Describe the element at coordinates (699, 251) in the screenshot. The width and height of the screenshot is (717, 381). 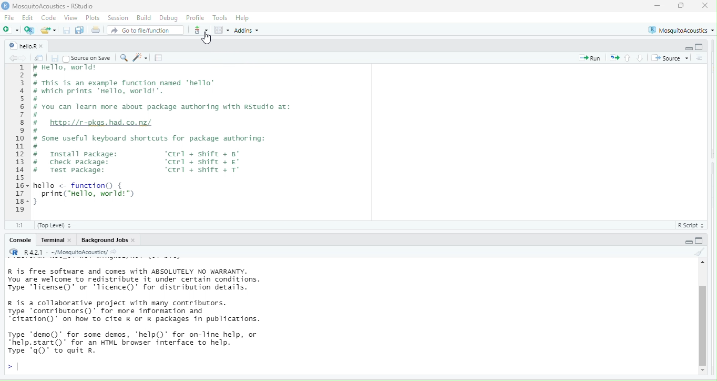
I see `clear console` at that location.